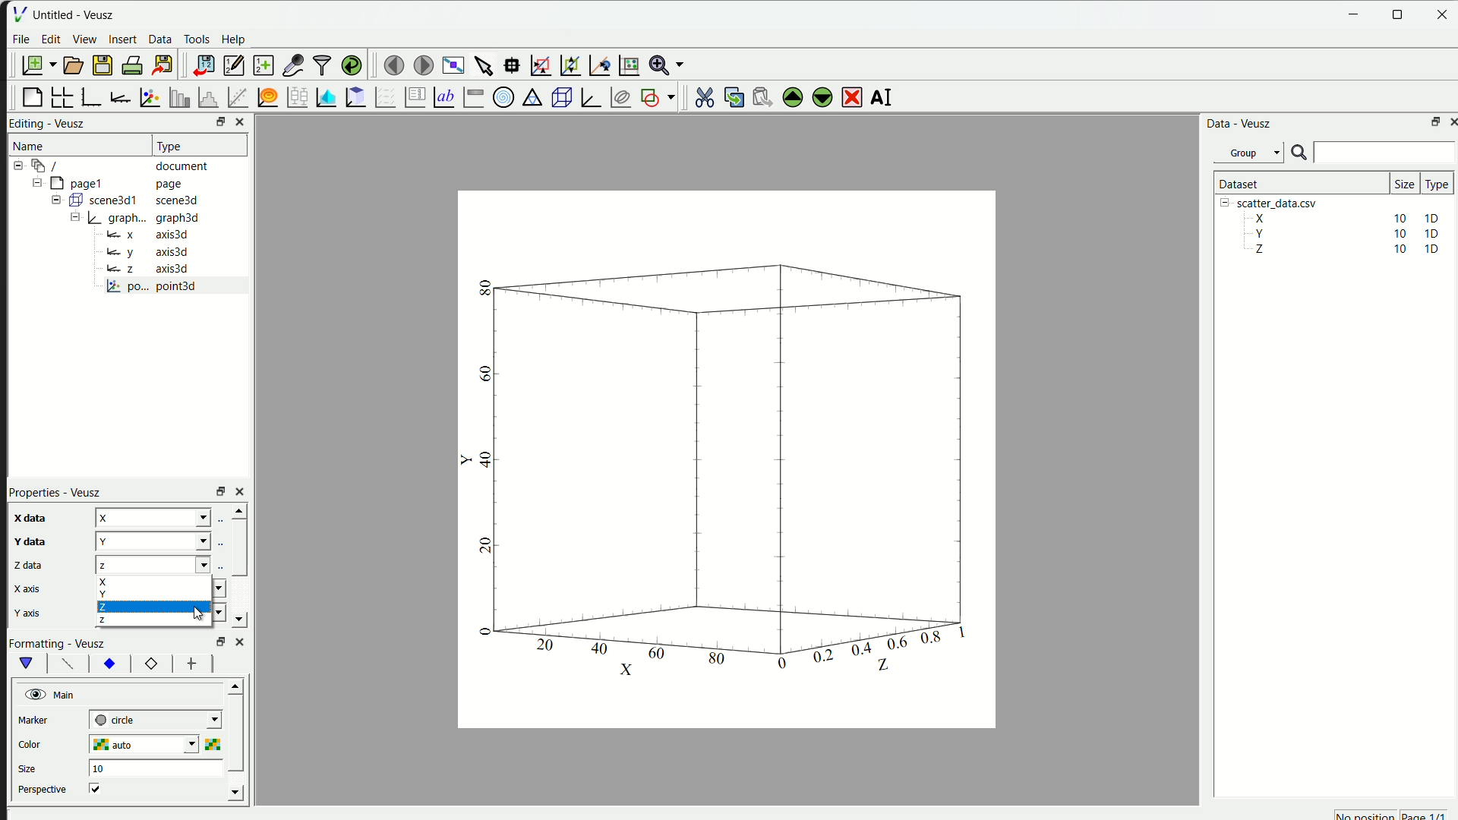 The height and width of the screenshot is (820, 1458). What do you see at coordinates (1434, 184) in the screenshot?
I see `| Type` at bounding box center [1434, 184].